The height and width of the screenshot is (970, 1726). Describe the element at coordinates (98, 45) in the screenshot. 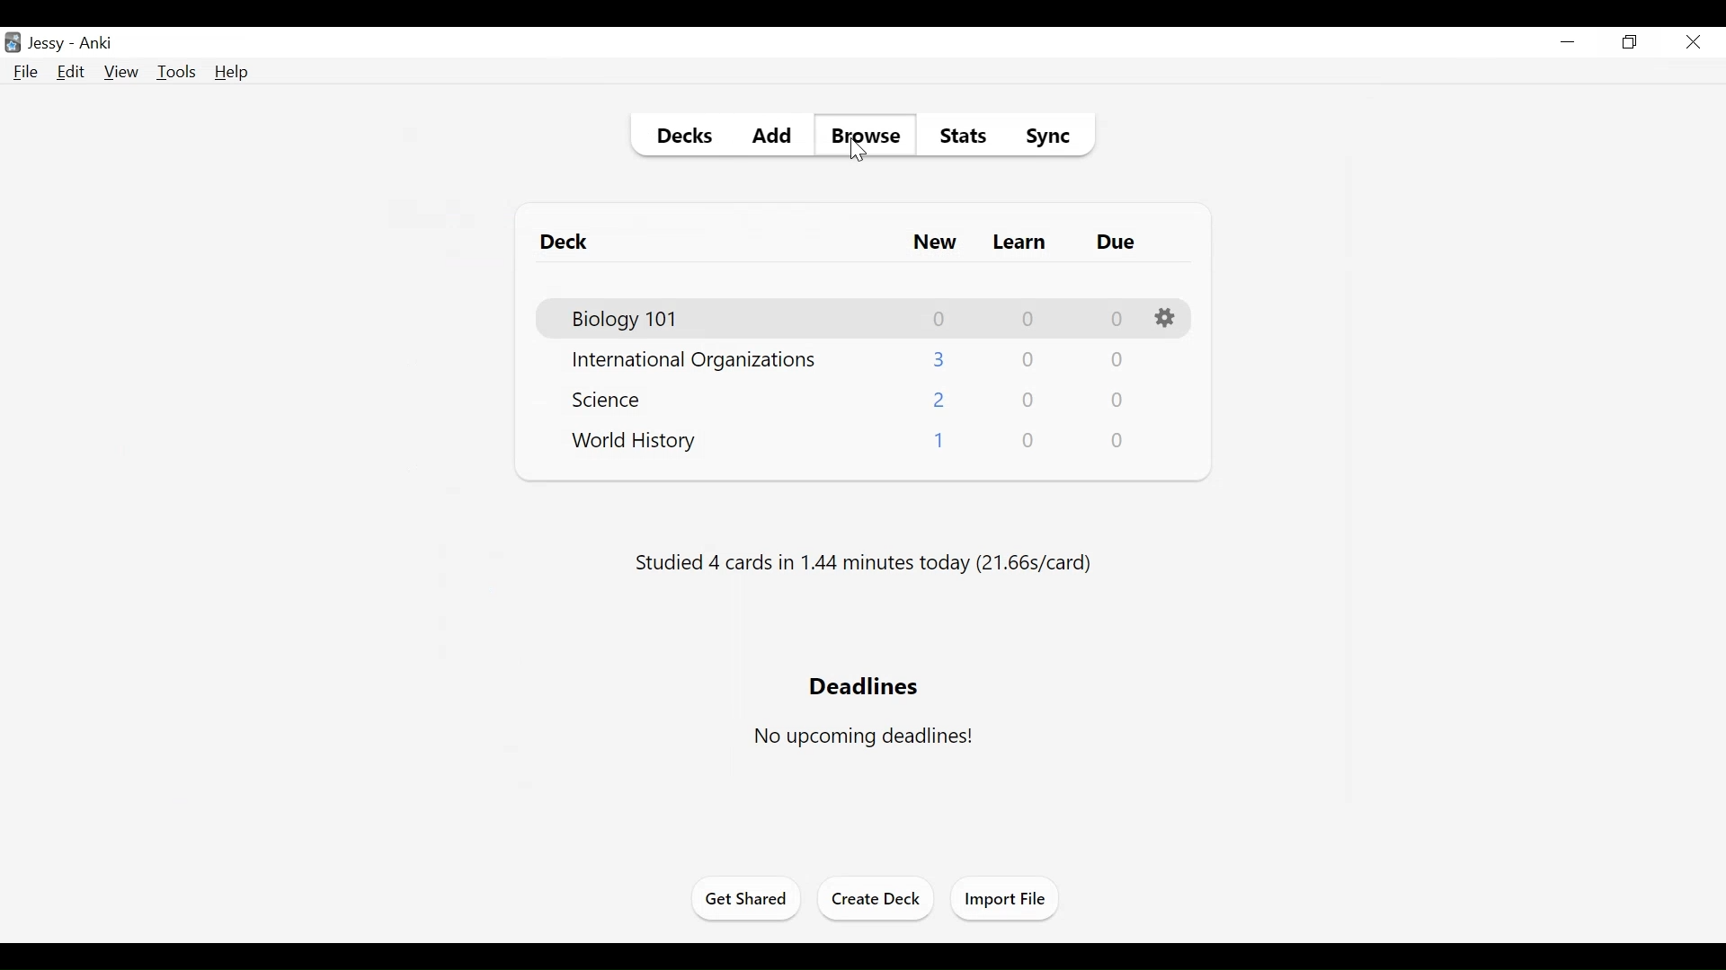

I see `Anki` at that location.